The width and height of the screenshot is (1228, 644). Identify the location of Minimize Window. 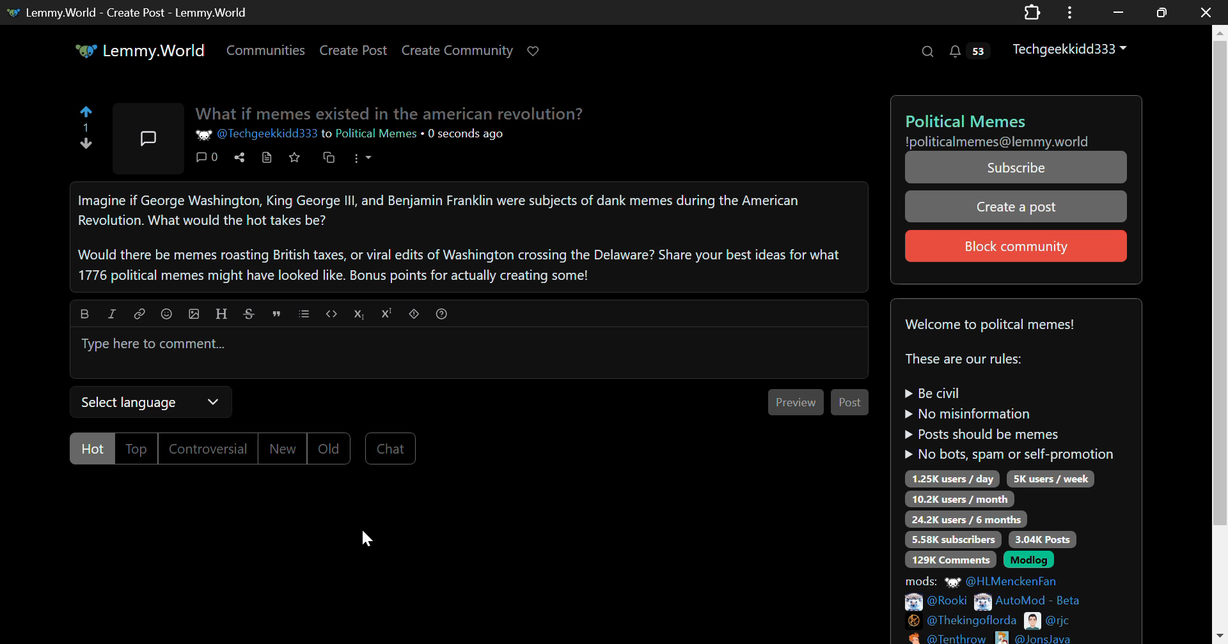
(1160, 13).